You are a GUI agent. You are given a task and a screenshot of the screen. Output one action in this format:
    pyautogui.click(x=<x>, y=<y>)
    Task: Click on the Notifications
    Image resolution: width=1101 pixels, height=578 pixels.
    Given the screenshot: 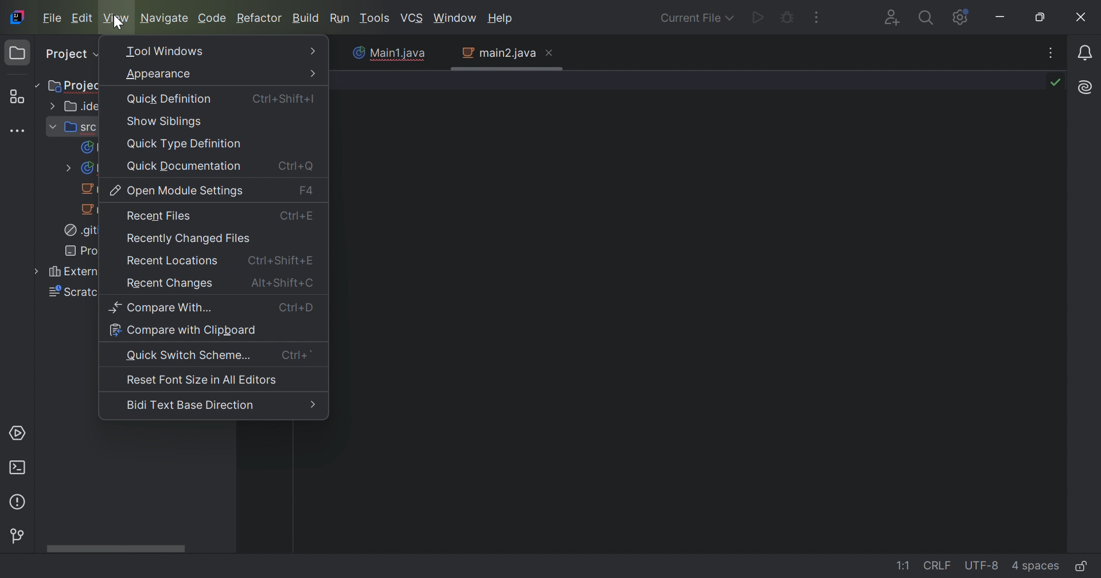 What is the action you would take?
    pyautogui.click(x=1084, y=54)
    